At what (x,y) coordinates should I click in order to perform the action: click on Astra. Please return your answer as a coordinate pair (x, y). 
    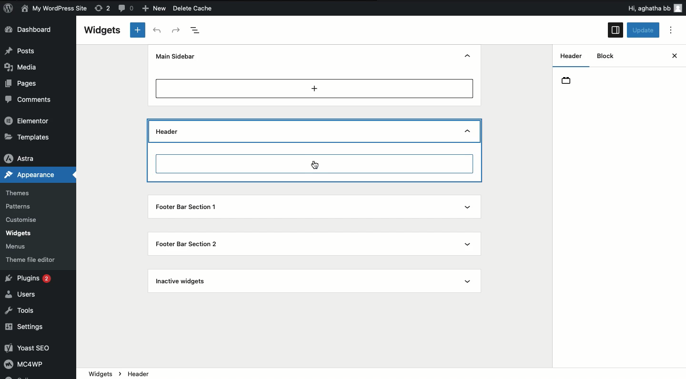
    Looking at the image, I should click on (24, 156).